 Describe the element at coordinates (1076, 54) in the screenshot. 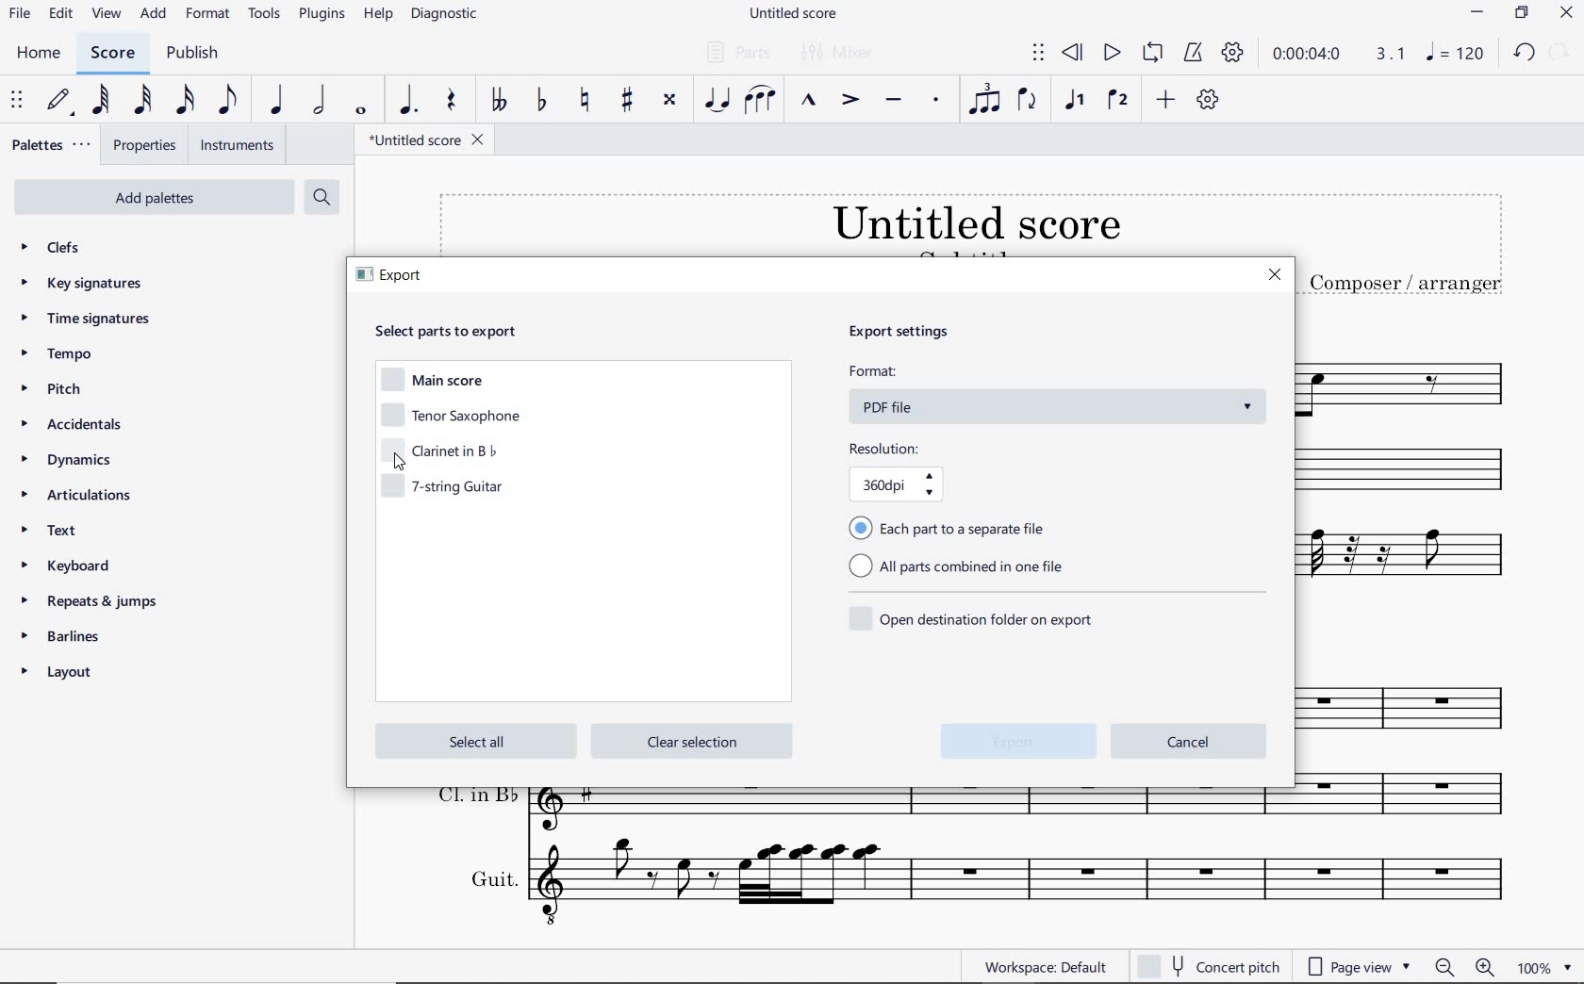

I see `REWIND` at that location.